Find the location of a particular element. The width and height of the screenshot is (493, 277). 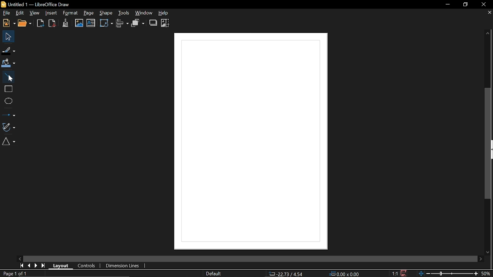

transformation is located at coordinates (106, 24).